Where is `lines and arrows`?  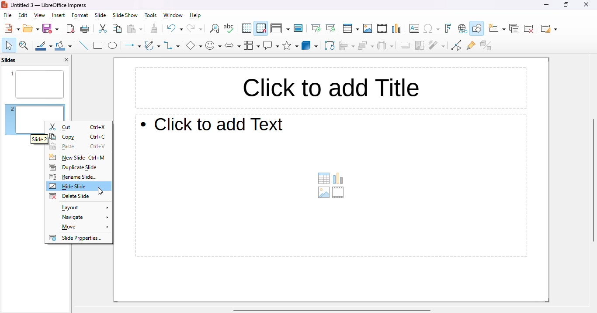
lines and arrows is located at coordinates (132, 46).